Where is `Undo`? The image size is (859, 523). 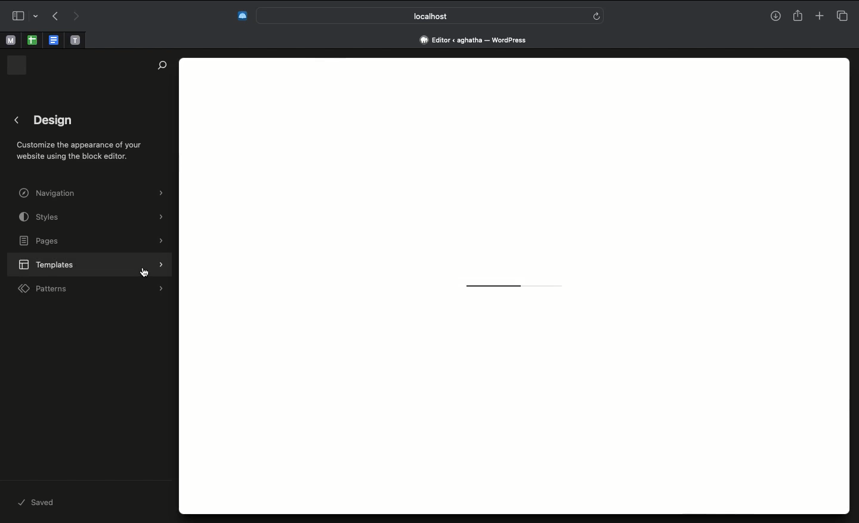 Undo is located at coordinates (55, 16).